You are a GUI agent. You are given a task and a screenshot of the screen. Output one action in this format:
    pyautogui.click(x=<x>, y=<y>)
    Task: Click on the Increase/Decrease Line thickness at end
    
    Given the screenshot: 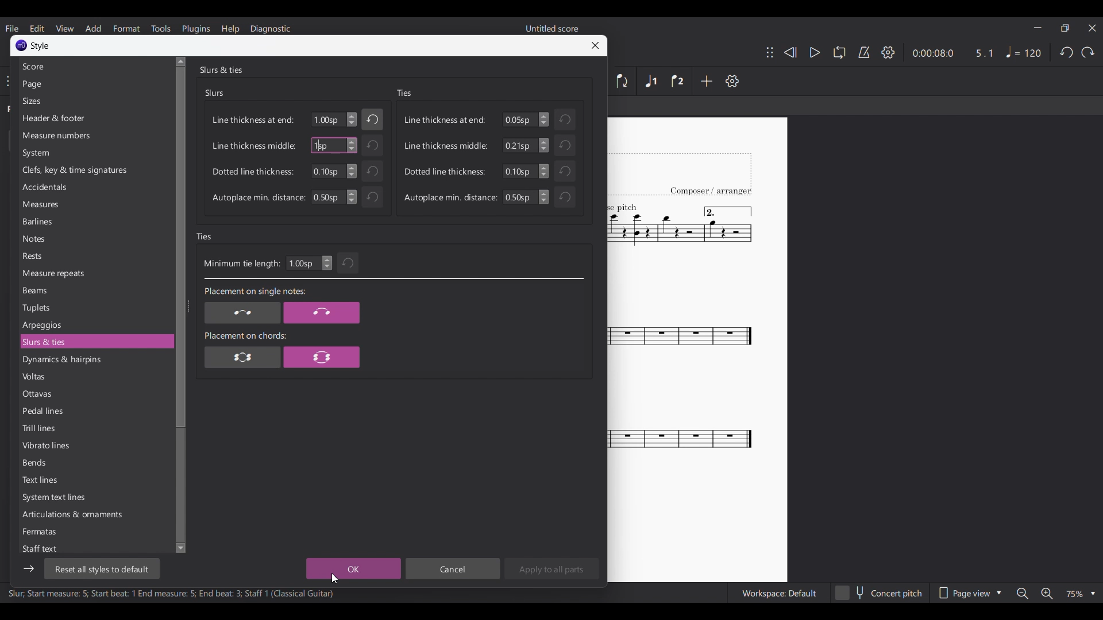 What is the action you would take?
    pyautogui.click(x=543, y=119)
    